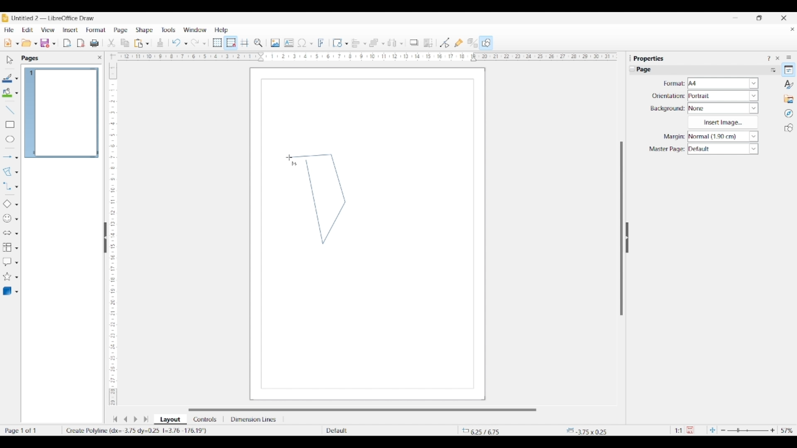 The height and width of the screenshot is (448, 797). Describe the element at coordinates (372, 431) in the screenshot. I see `Slide master name` at that location.